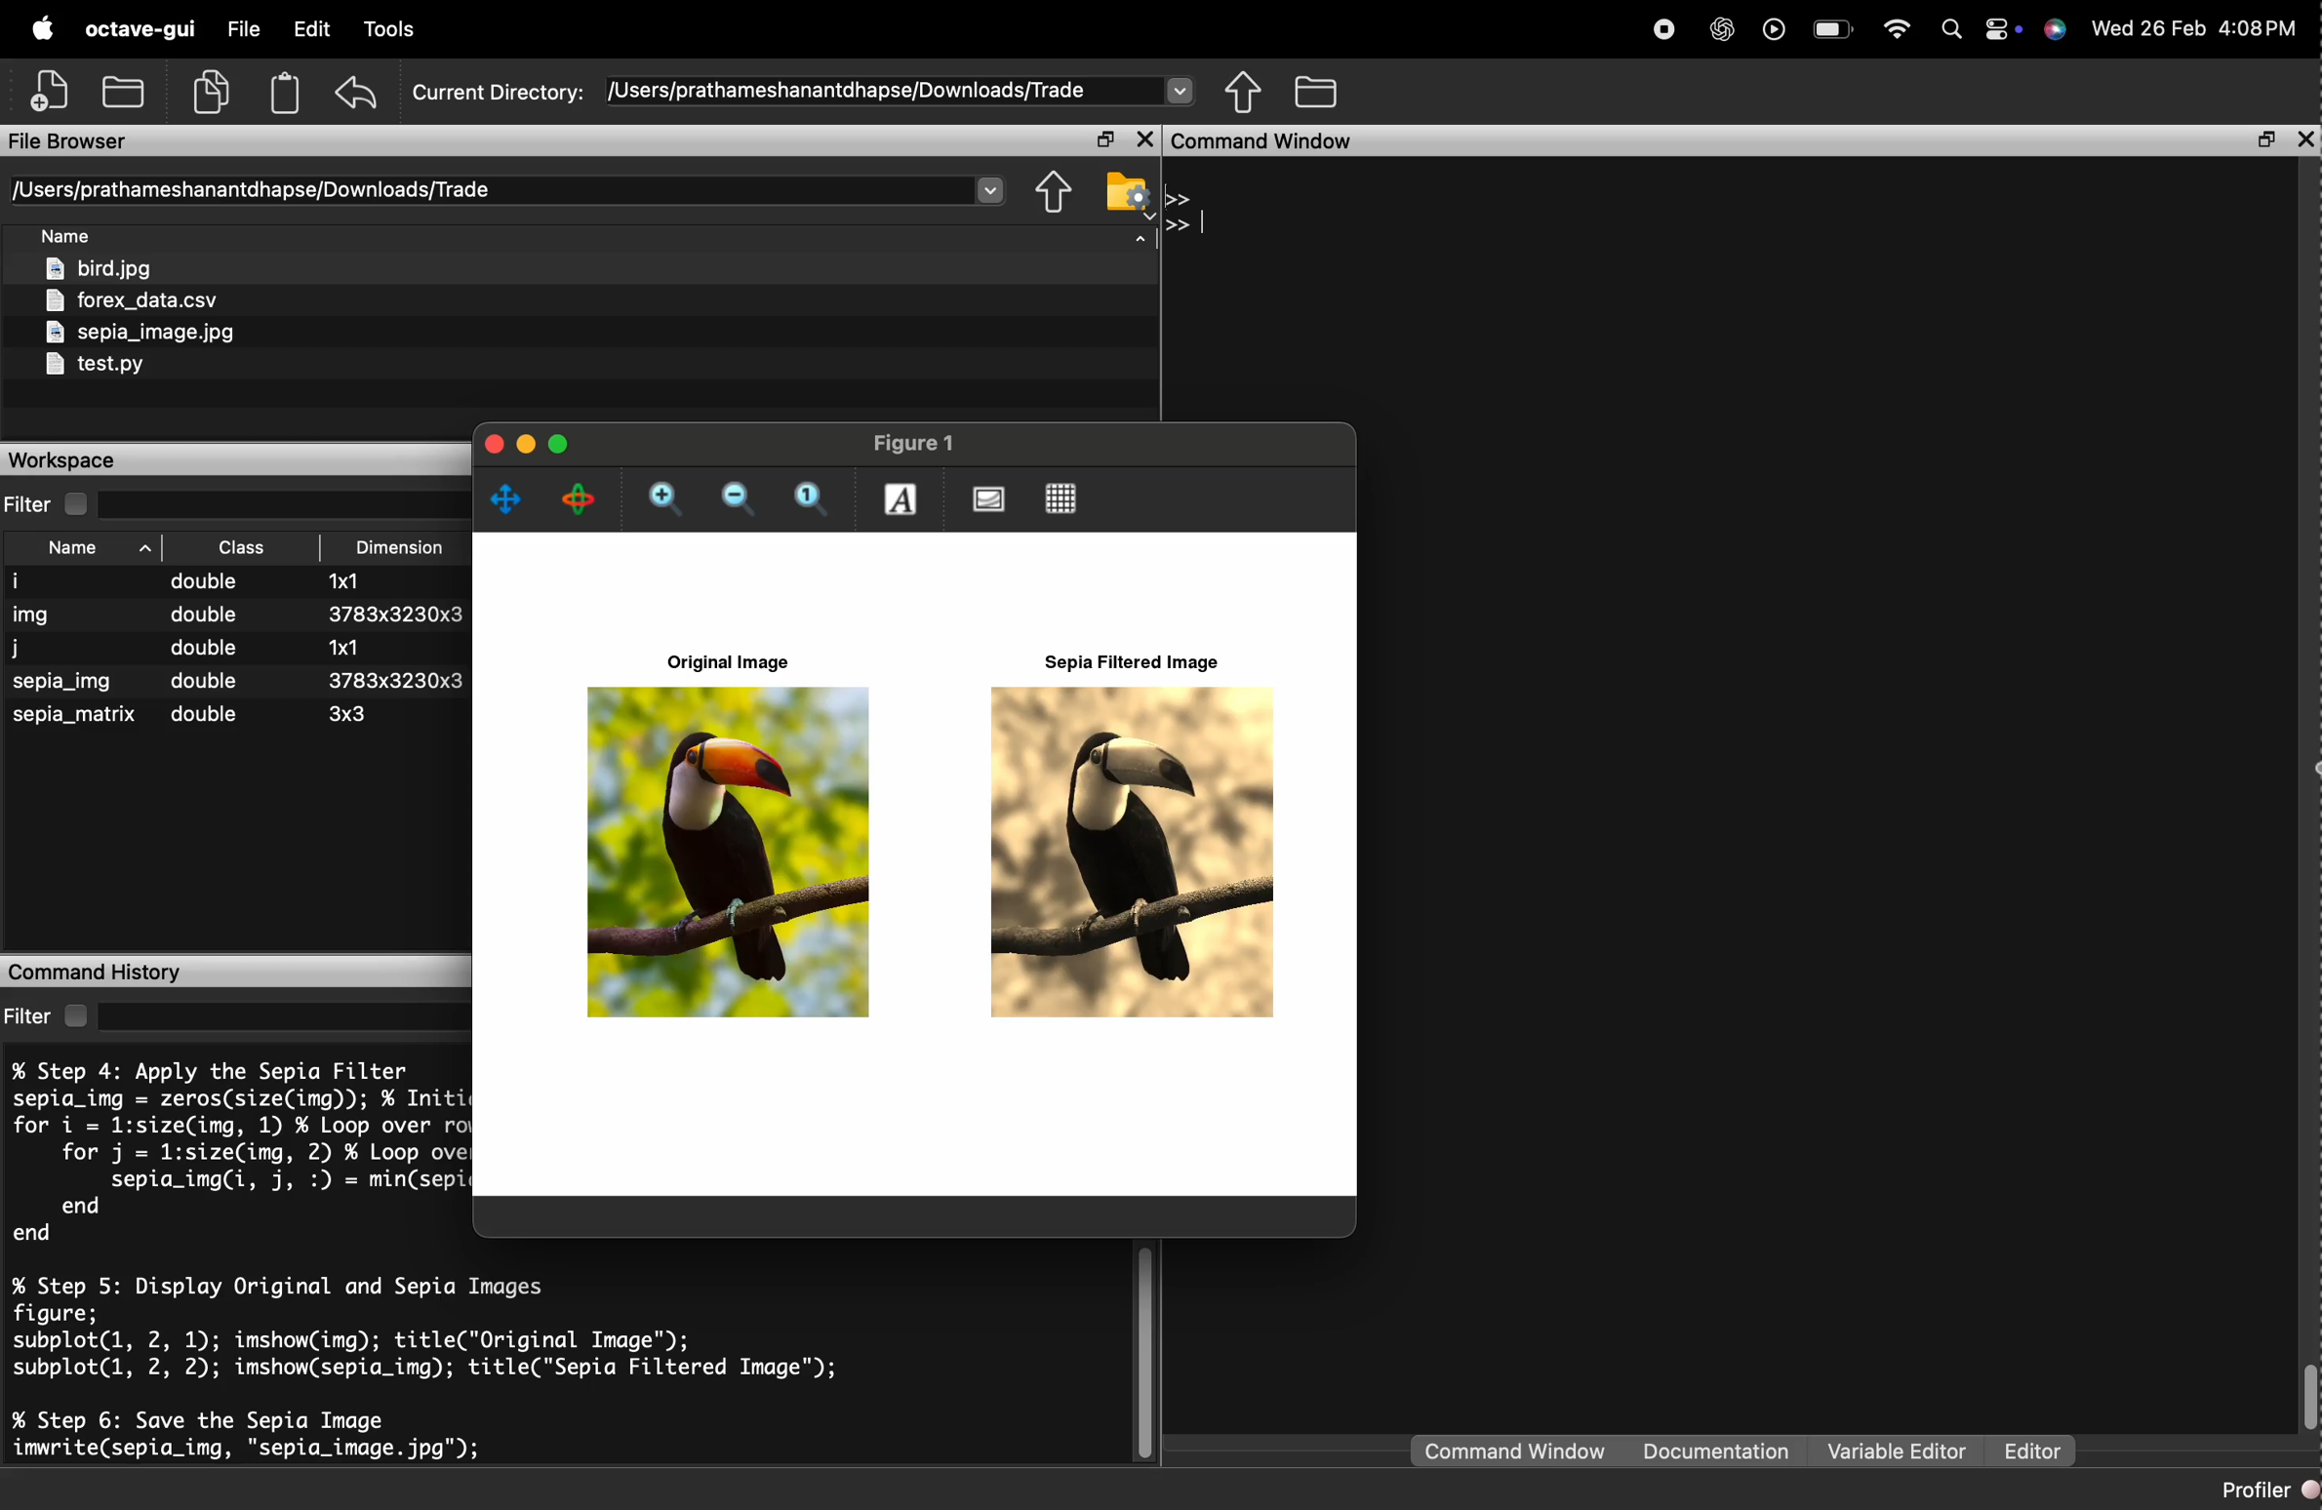 The image size is (2322, 1510). What do you see at coordinates (210, 93) in the screenshot?
I see `copy` at bounding box center [210, 93].